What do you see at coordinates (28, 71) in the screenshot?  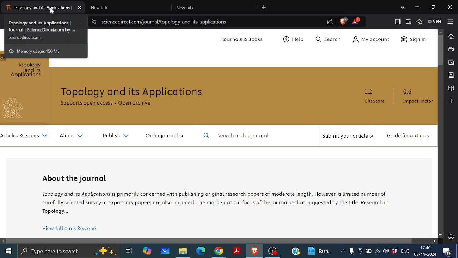 I see `Topology
“and its
Applications.` at bounding box center [28, 71].